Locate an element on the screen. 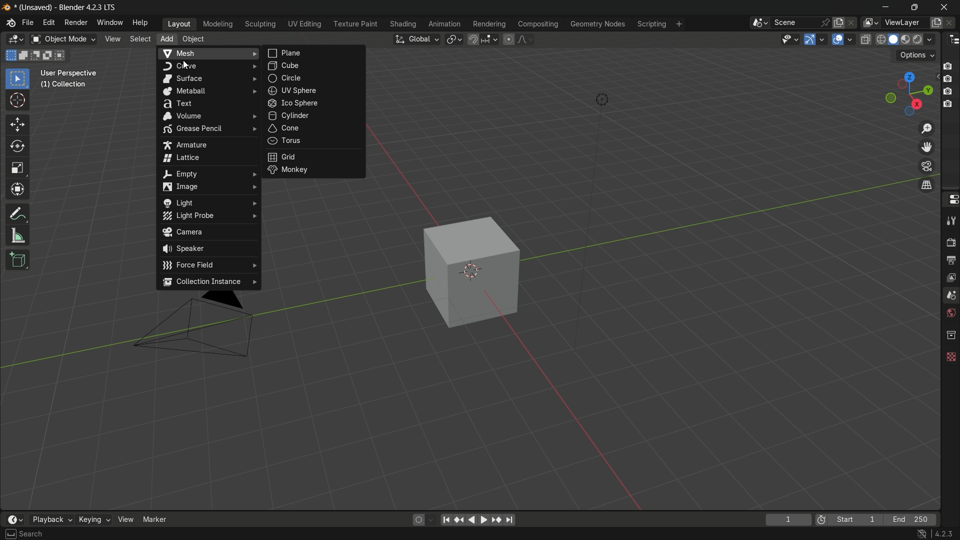 This screenshot has height=540, width=960. capture is located at coordinates (950, 65).